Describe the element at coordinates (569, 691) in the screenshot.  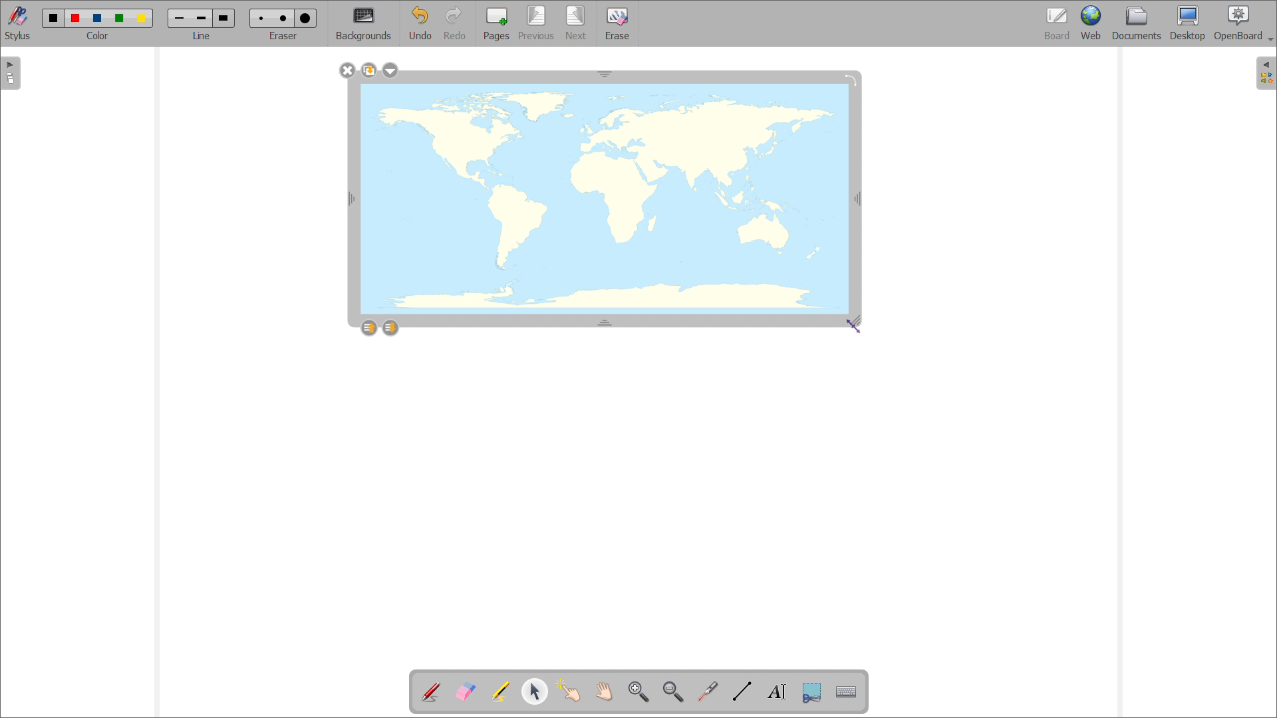
I see `interact with items` at that location.